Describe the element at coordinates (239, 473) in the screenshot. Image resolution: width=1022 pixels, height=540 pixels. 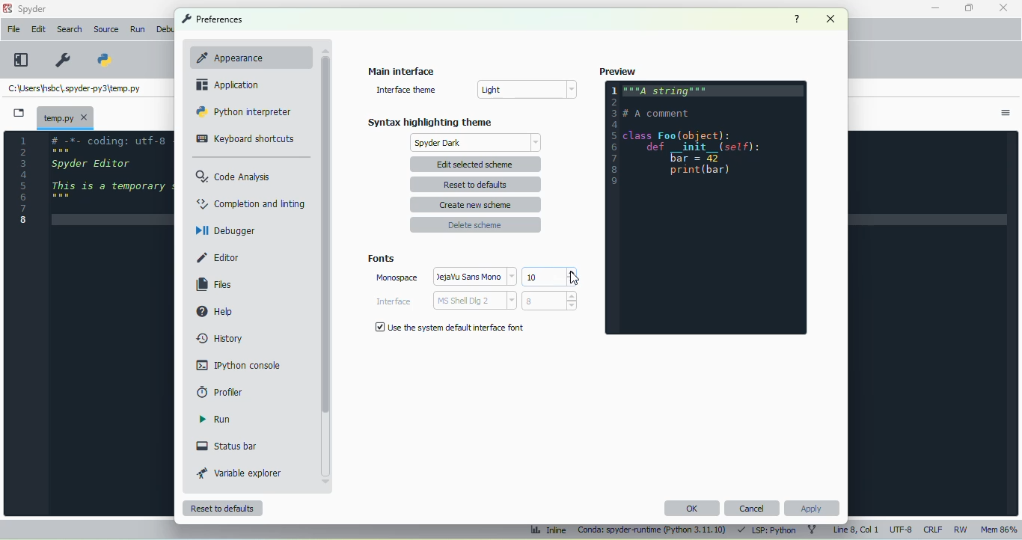
I see `variable explorer` at that location.